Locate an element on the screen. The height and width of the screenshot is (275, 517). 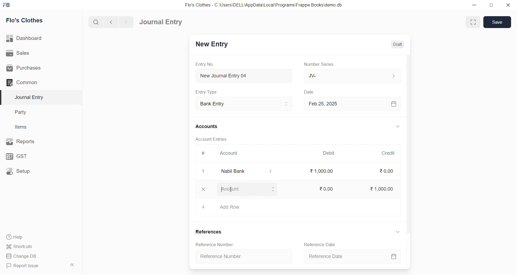
Accounts is located at coordinates (210, 126).